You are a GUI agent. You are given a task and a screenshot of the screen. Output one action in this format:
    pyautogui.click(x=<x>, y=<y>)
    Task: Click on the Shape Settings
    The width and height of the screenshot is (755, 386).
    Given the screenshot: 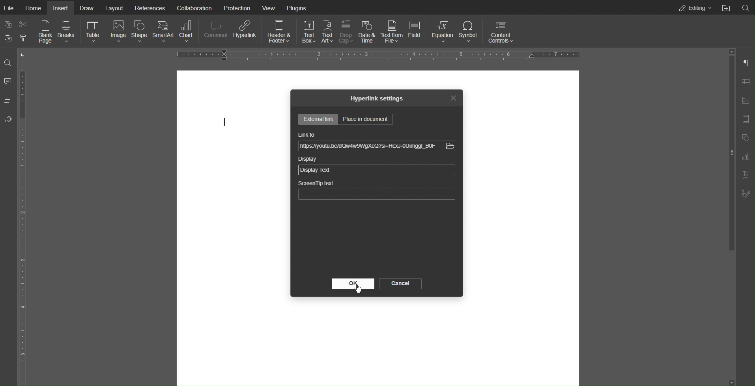 What is the action you would take?
    pyautogui.click(x=745, y=137)
    